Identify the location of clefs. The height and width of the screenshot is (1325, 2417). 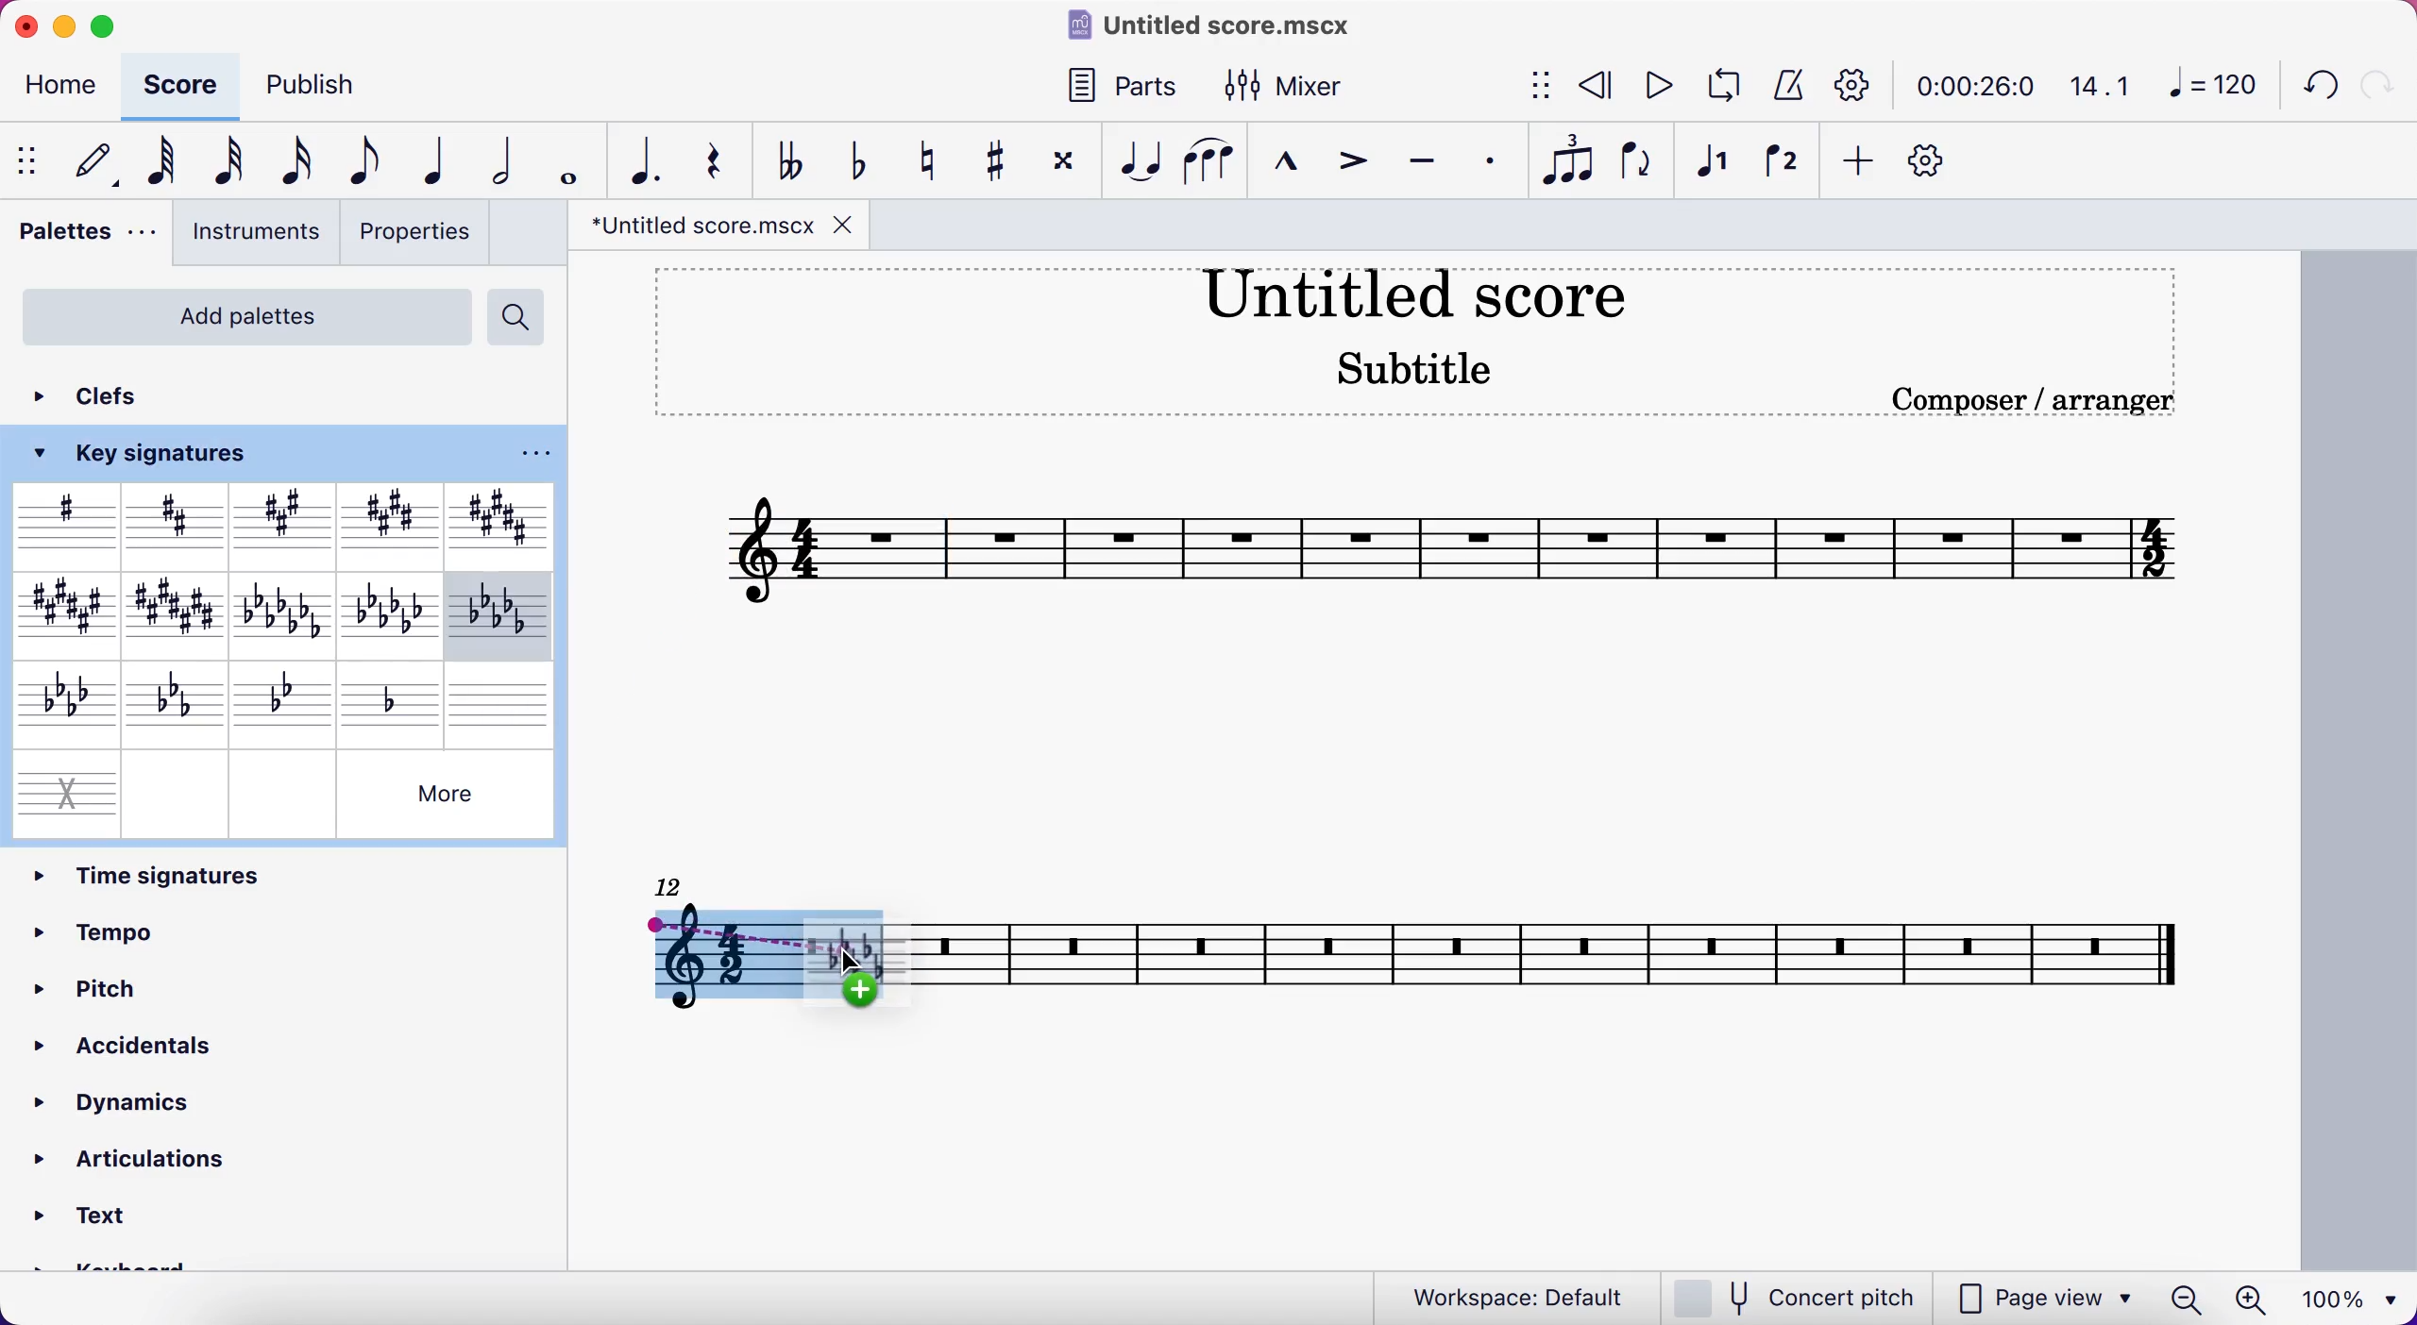
(113, 396).